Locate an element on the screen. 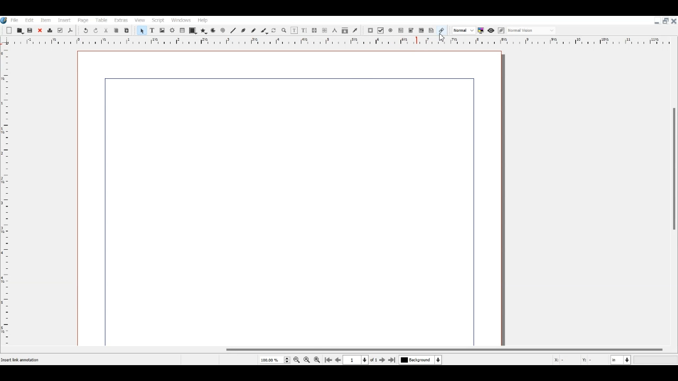 The height and width of the screenshot is (381, 678). Polygon is located at coordinates (203, 31).